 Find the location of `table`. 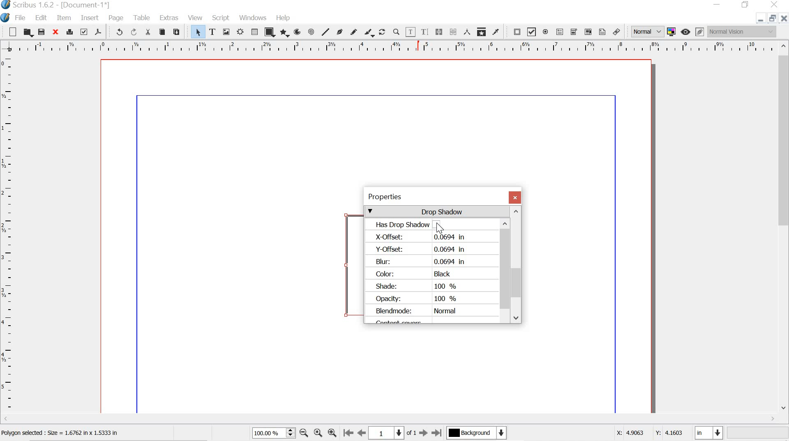

table is located at coordinates (254, 32).